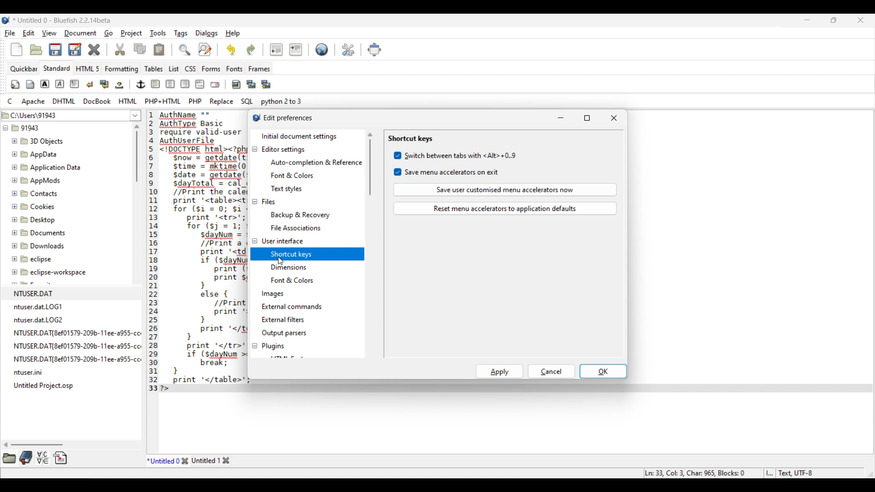 Image resolution: width=875 pixels, height=492 pixels. Describe the element at coordinates (39, 194) in the screenshot. I see `Contacts` at that location.